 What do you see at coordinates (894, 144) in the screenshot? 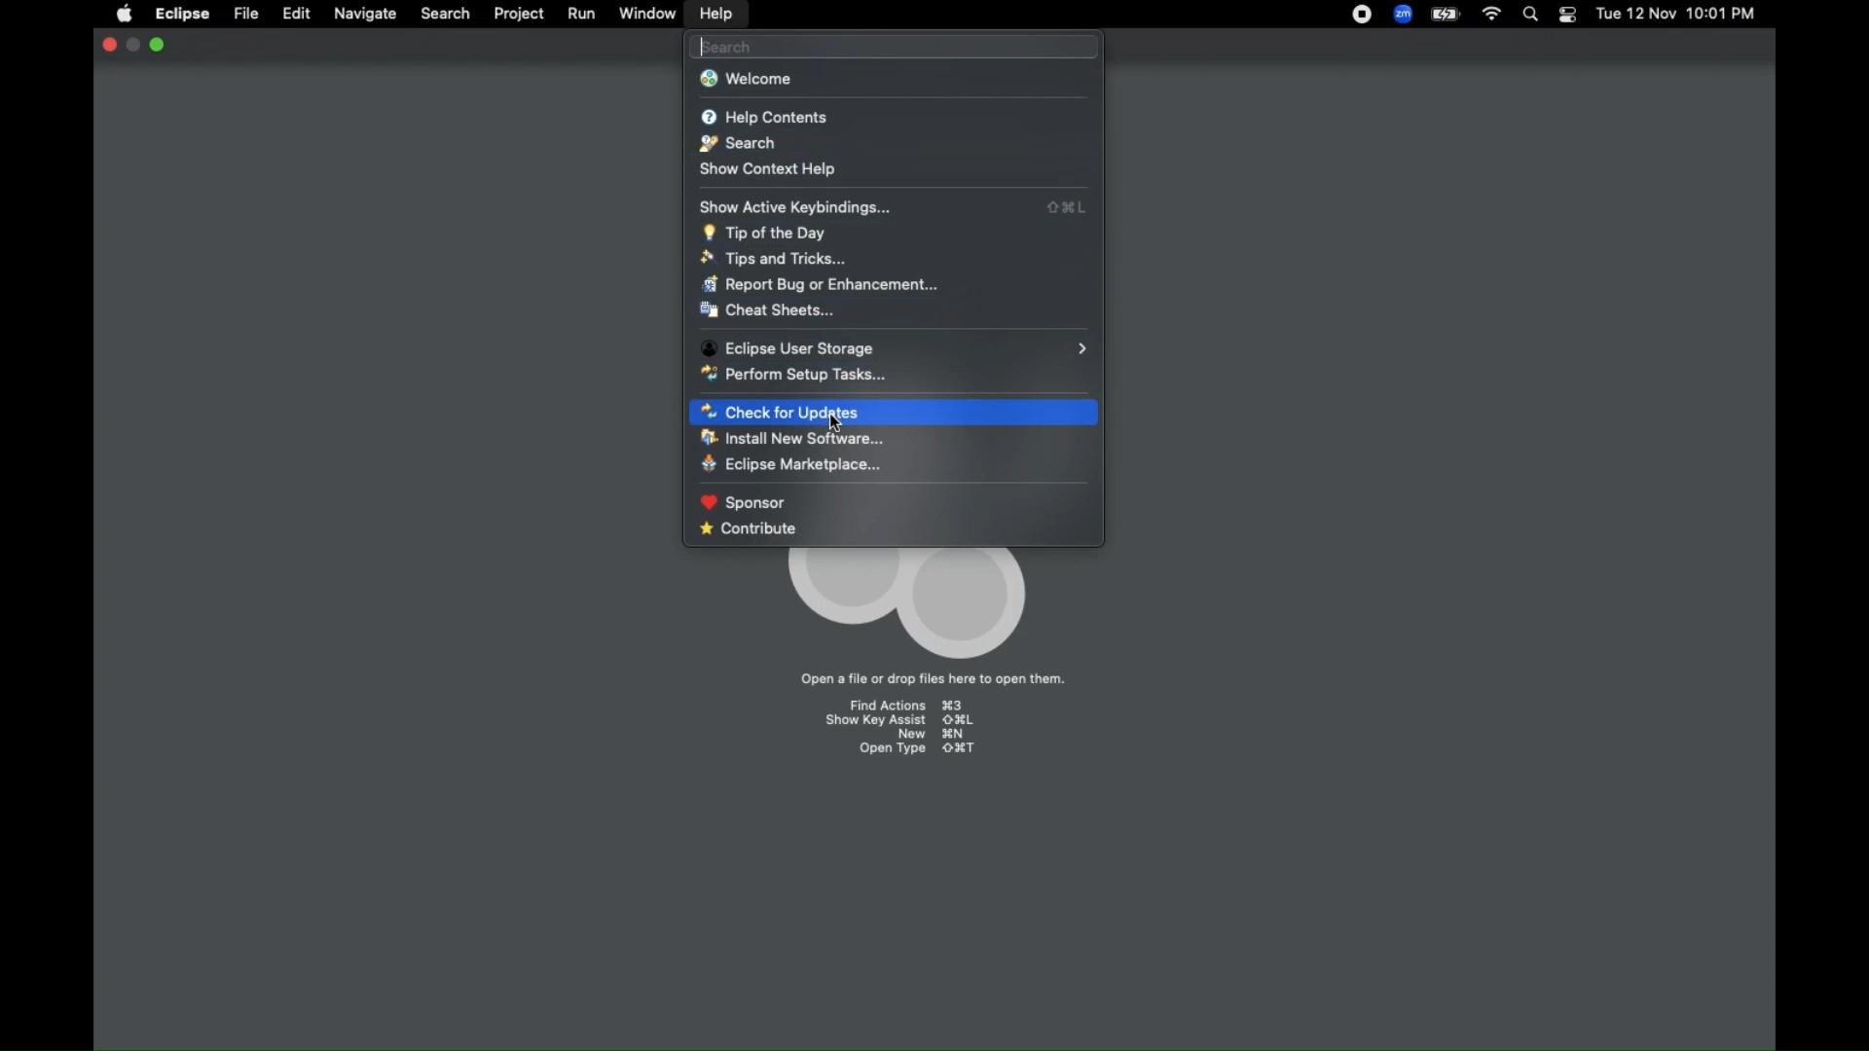
I see `Search` at bounding box center [894, 144].